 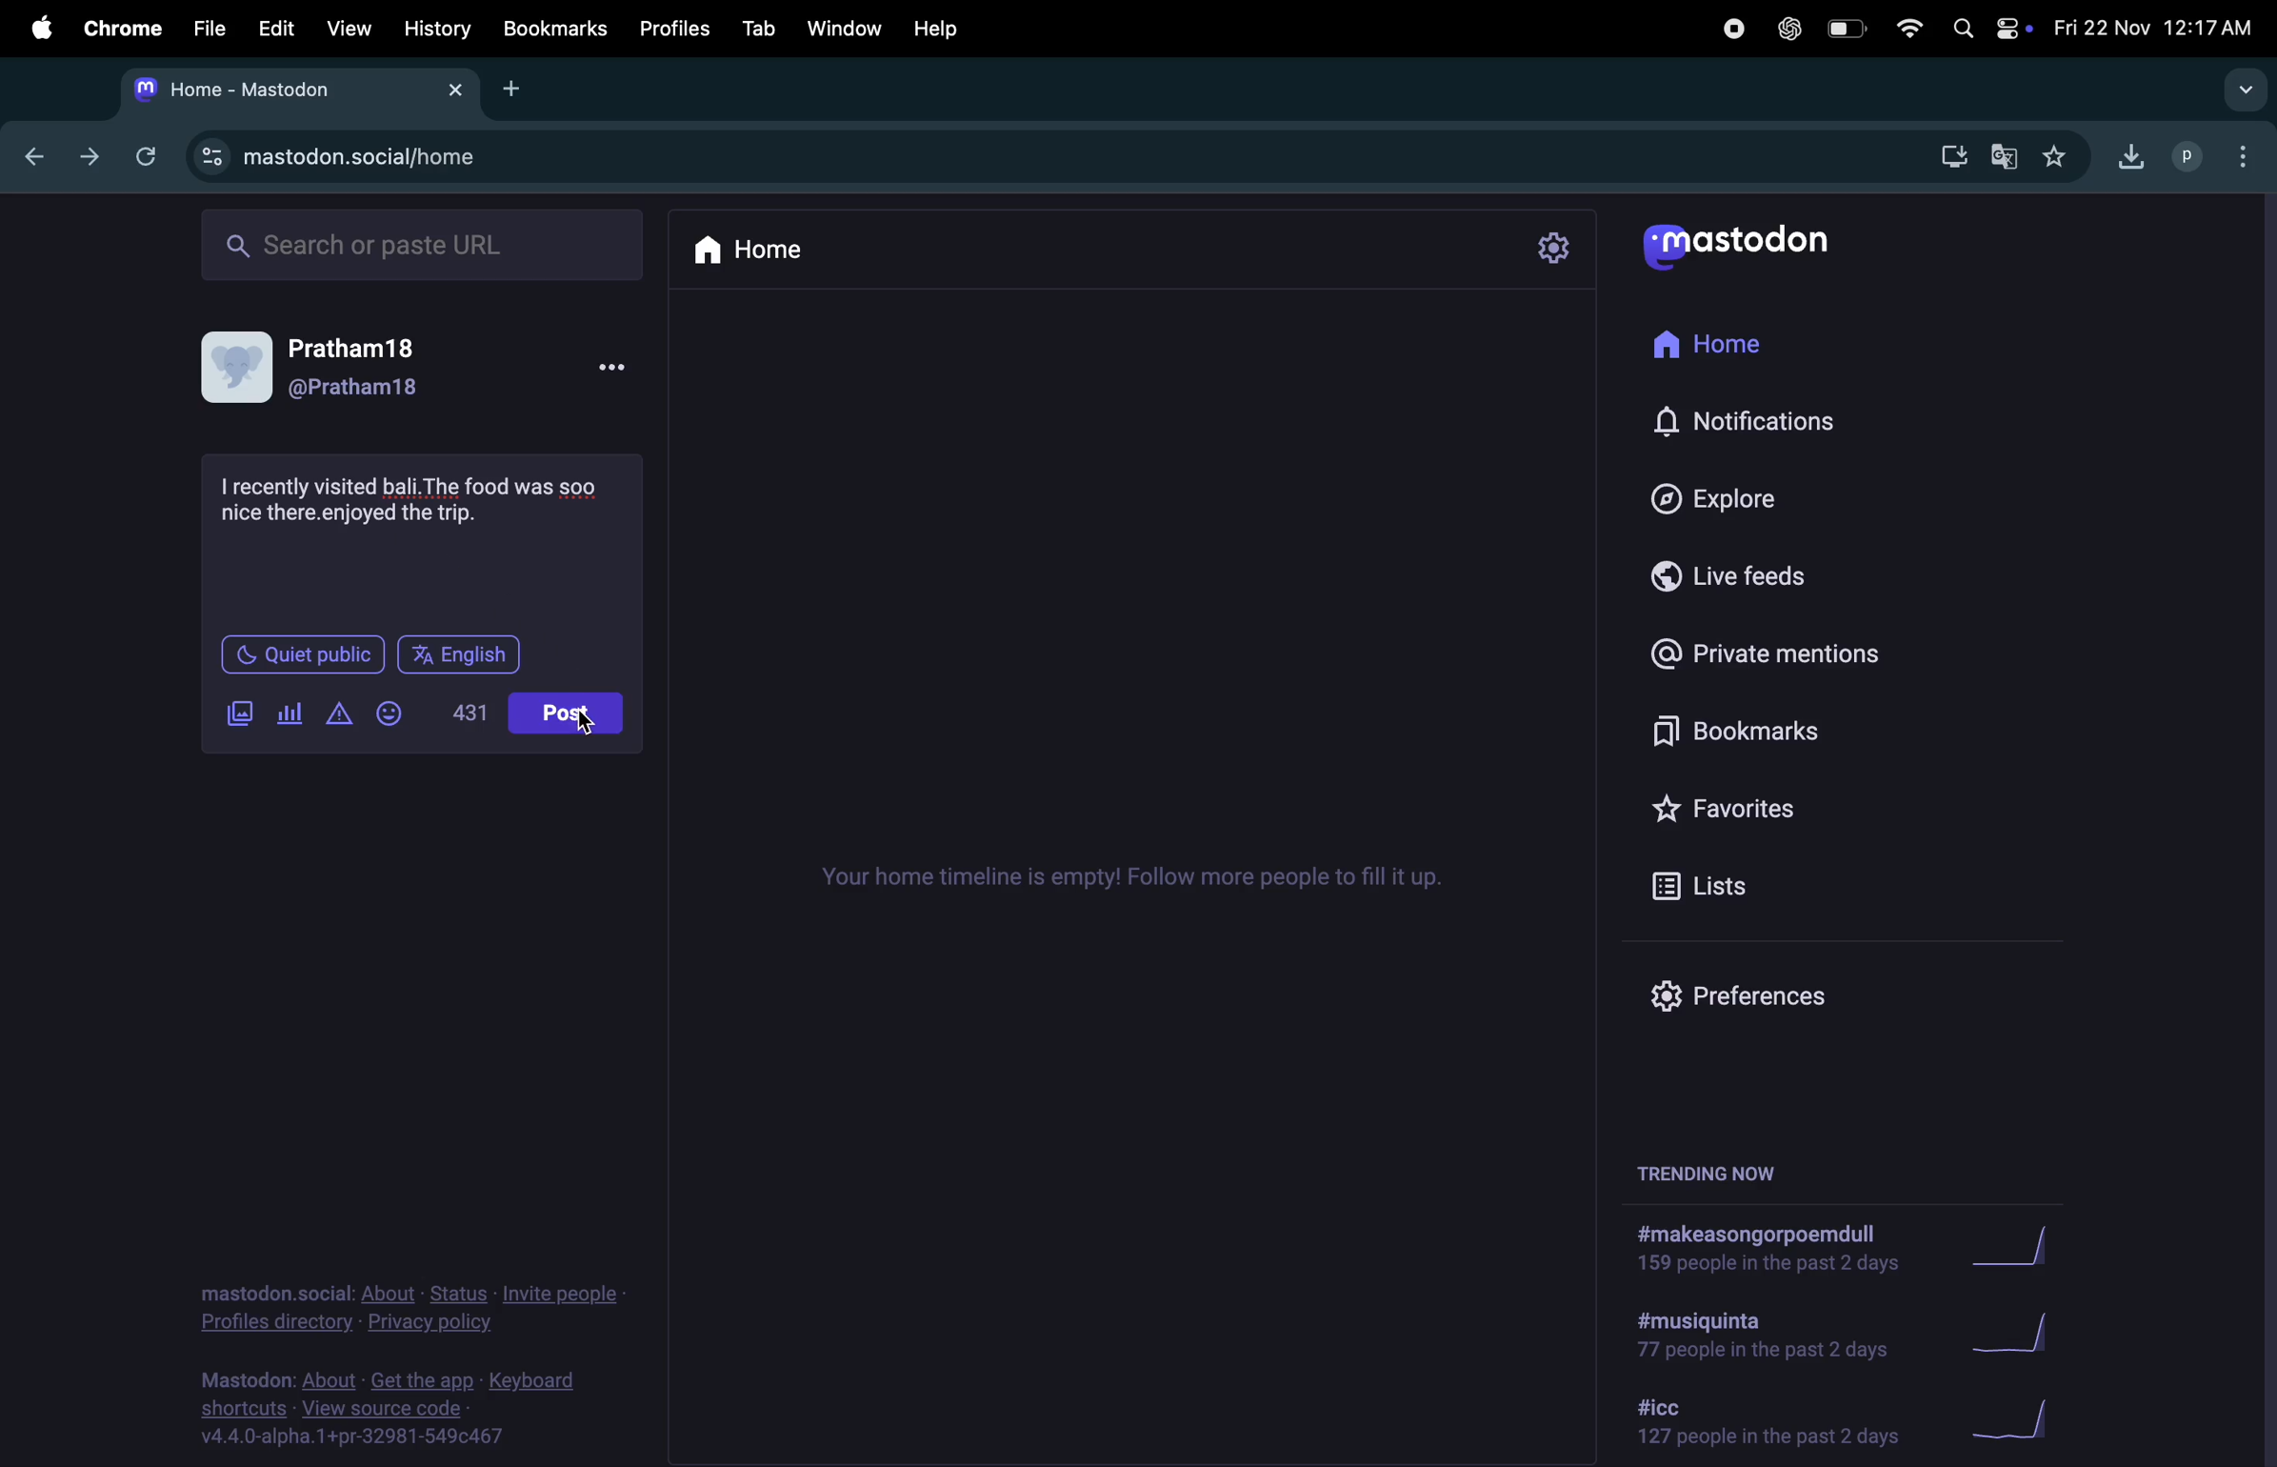 I want to click on home, so click(x=745, y=250).